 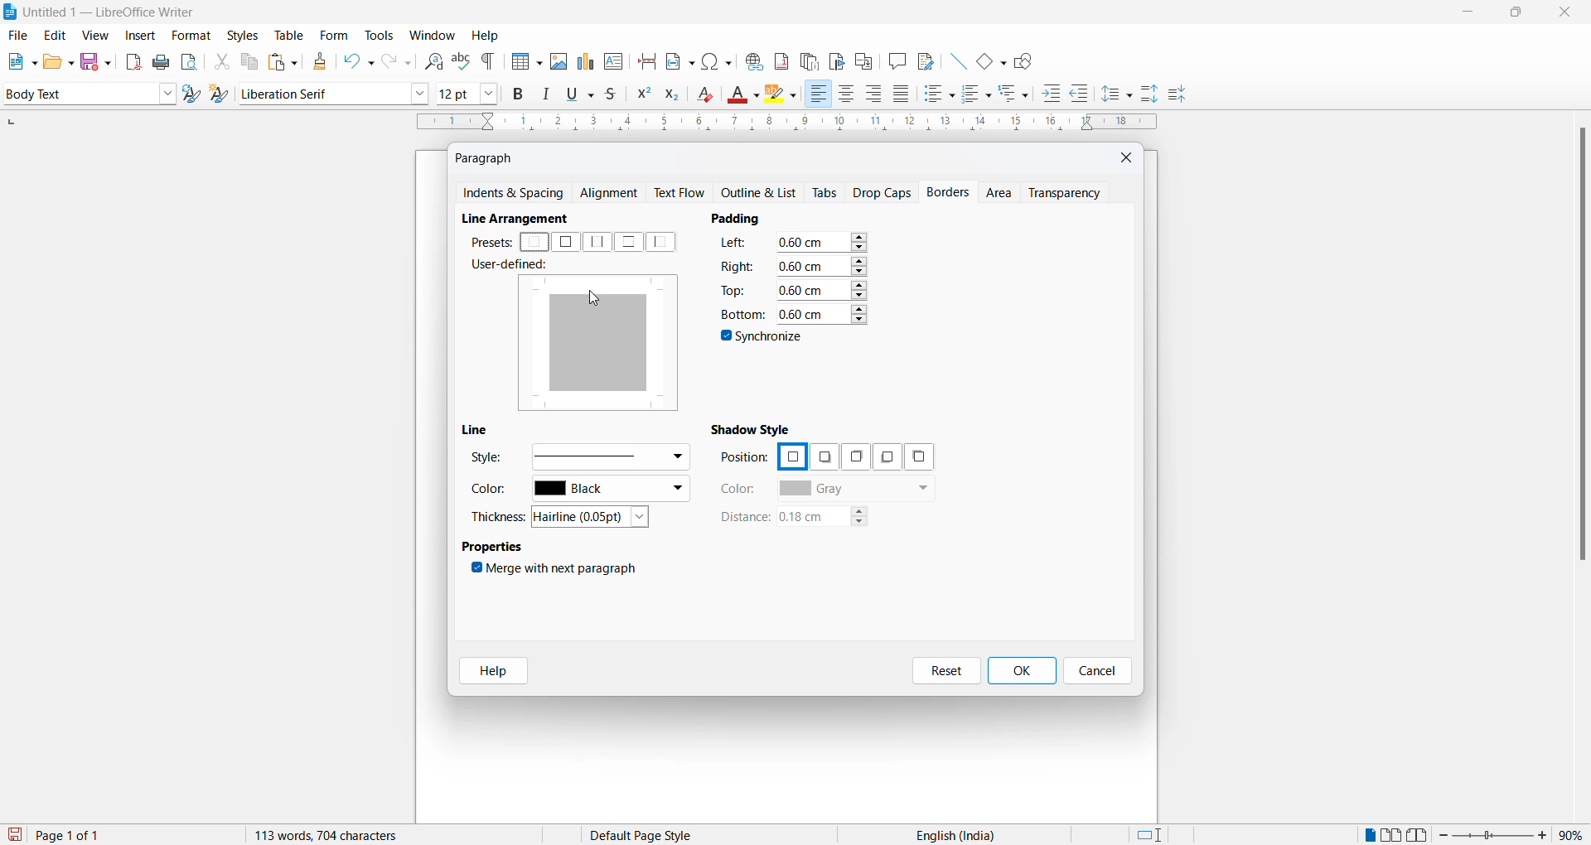 What do you see at coordinates (515, 266) in the screenshot?
I see `user defined` at bounding box center [515, 266].